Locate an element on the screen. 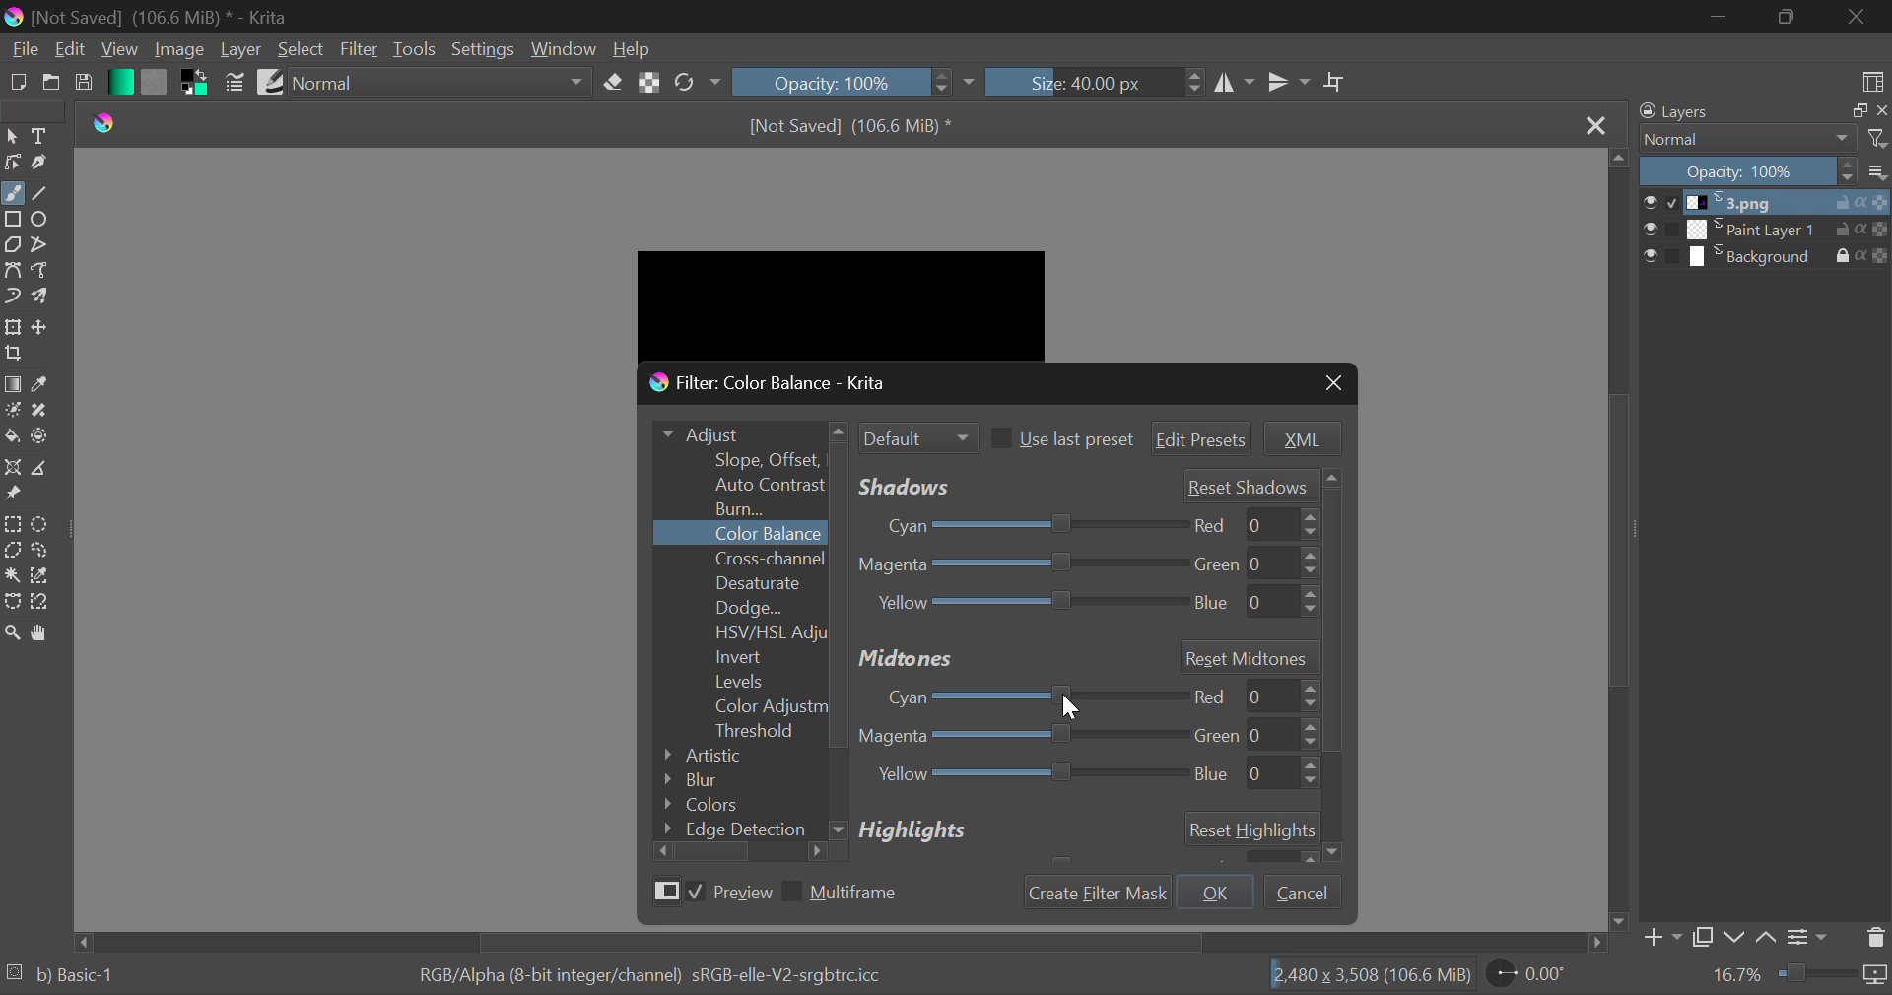  Scroll Bar is located at coordinates (1620, 541).